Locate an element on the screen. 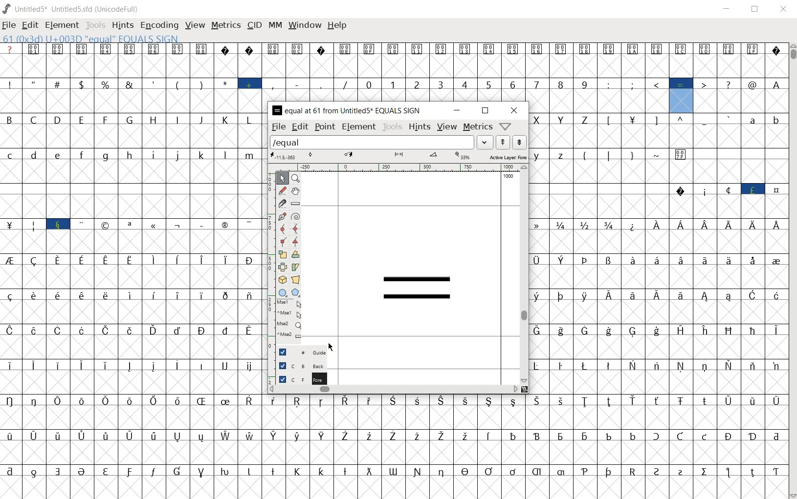 The height and width of the screenshot is (499, 797). mse1 mse1 mse2 mse2 is located at coordinates (288, 321).